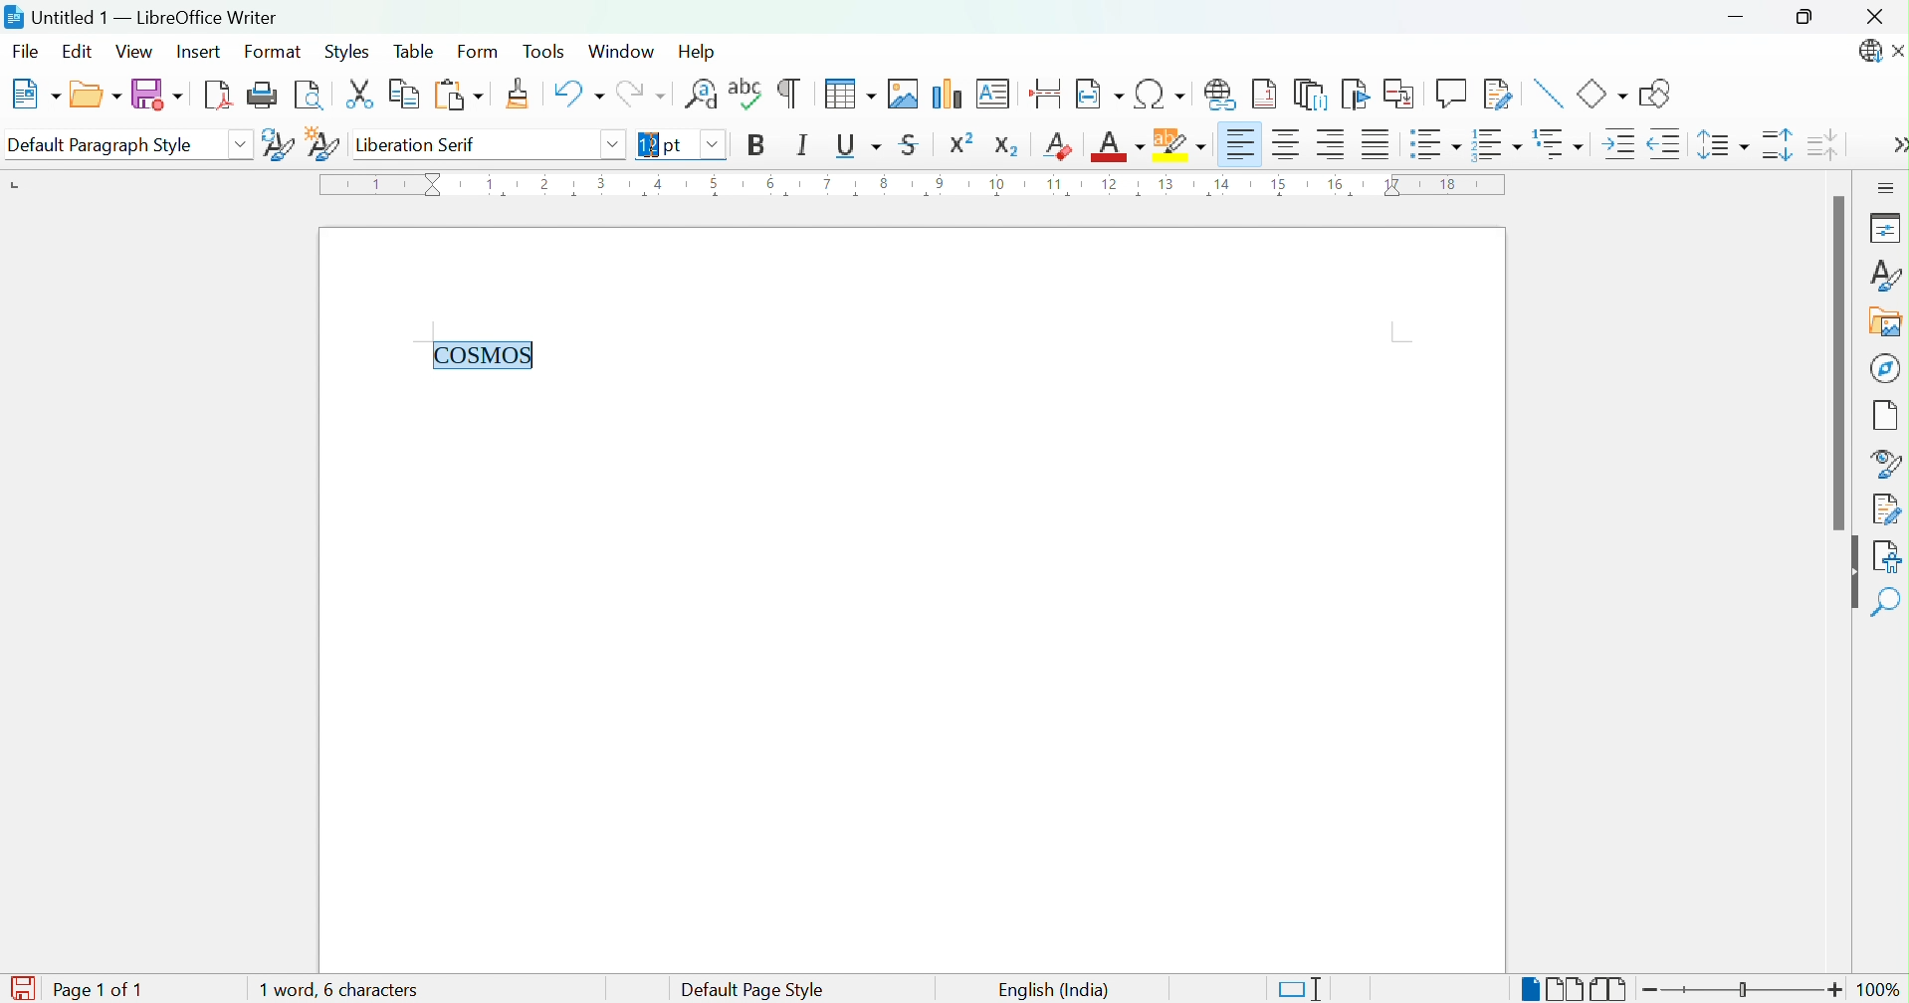  What do you see at coordinates (27, 50) in the screenshot?
I see `File` at bounding box center [27, 50].